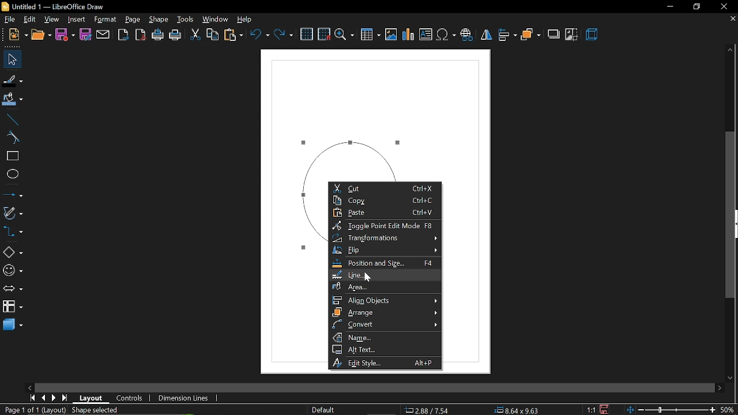  What do you see at coordinates (29, 388) in the screenshot?
I see `move left` at bounding box center [29, 388].